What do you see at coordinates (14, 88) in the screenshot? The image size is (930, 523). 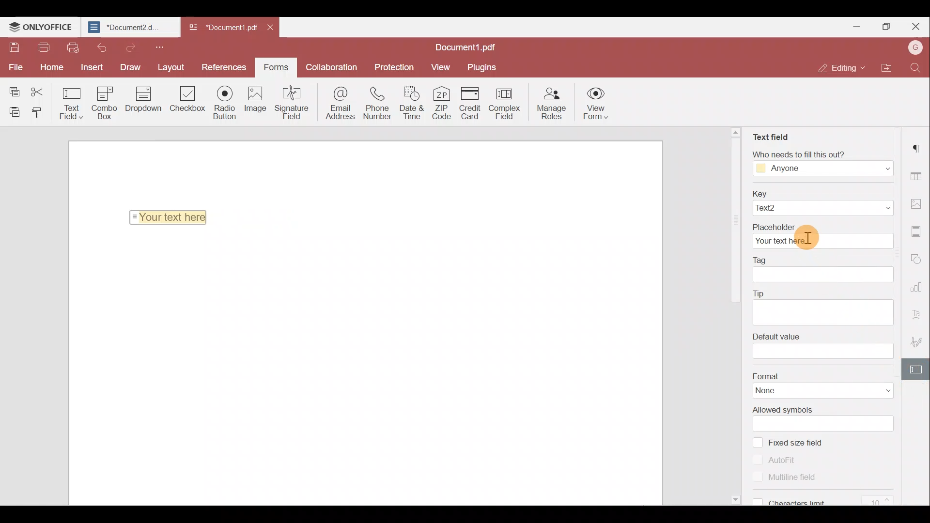 I see `Copy` at bounding box center [14, 88].